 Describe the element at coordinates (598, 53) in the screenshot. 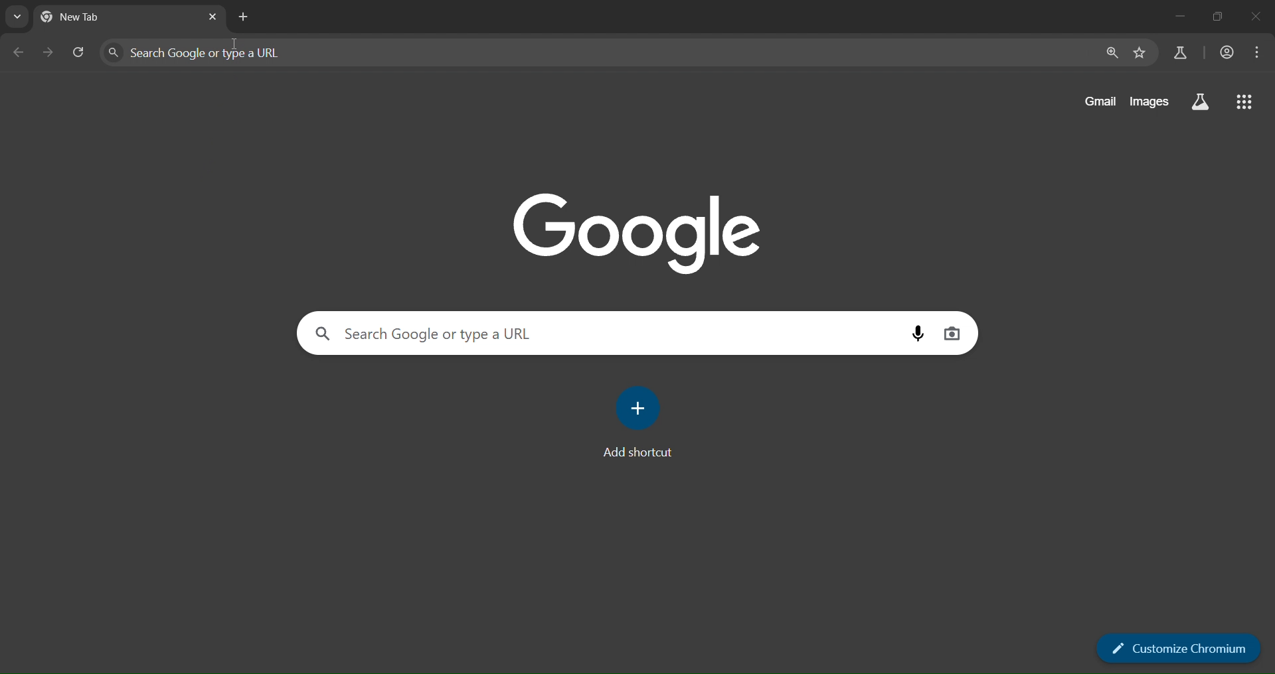

I see `search google or type a URL` at that location.